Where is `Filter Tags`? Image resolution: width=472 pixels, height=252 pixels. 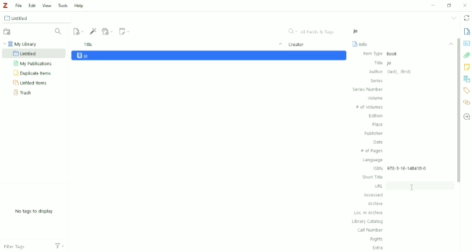
Filter Tags is located at coordinates (33, 246).